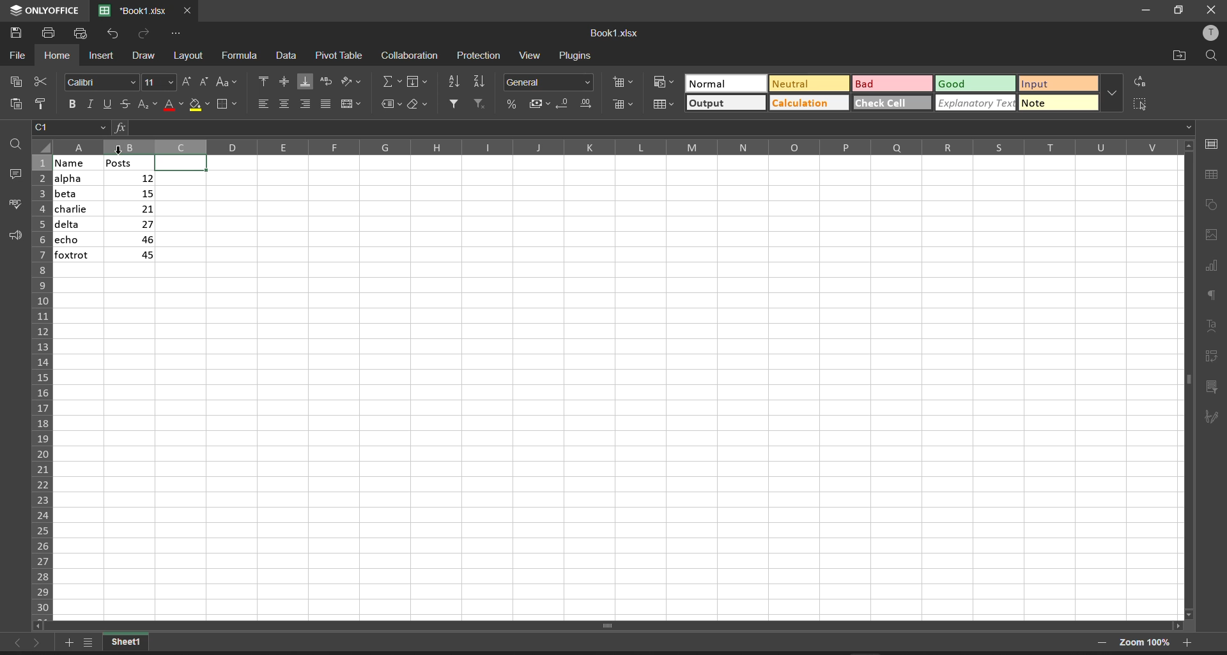 The width and height of the screenshot is (1227, 655). I want to click on chart settings, so click(1215, 267).